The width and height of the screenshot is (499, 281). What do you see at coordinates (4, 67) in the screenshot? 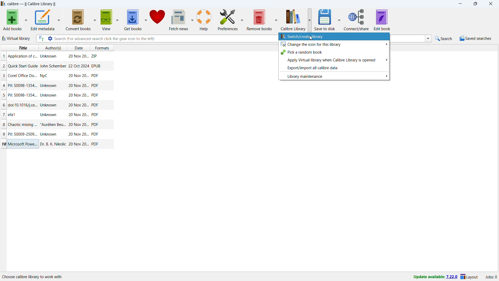
I see `2` at bounding box center [4, 67].